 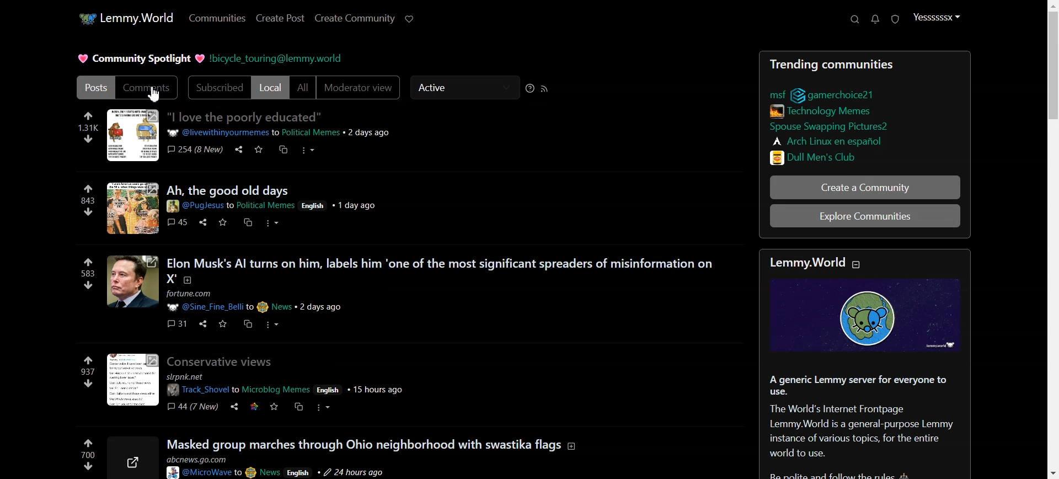 I want to click on post details, so click(x=286, y=384).